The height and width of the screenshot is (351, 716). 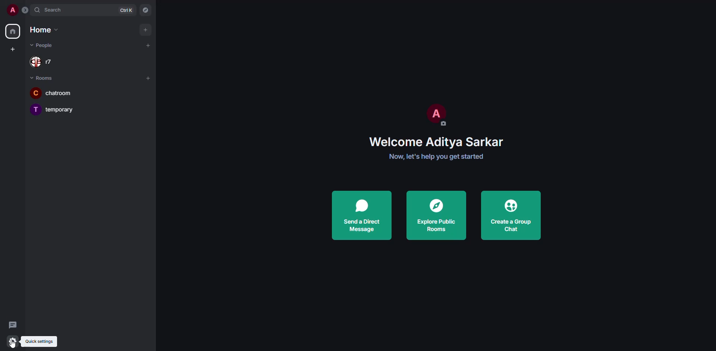 I want to click on add, so click(x=148, y=45).